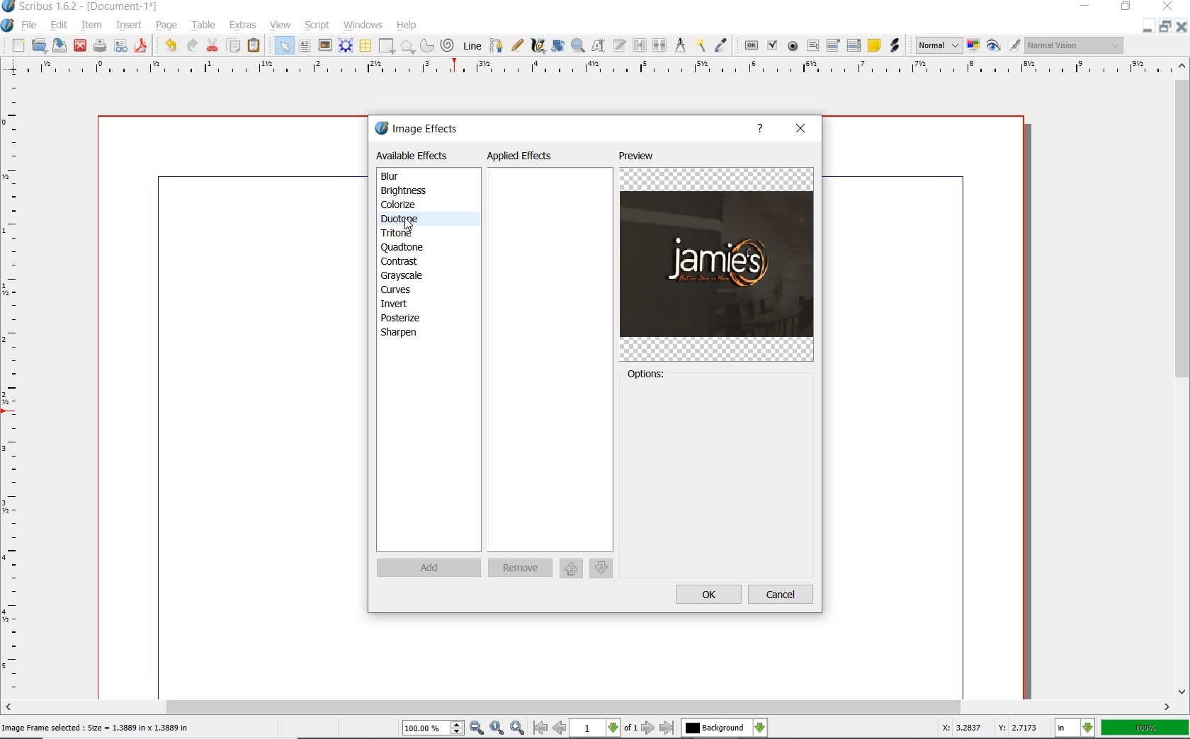 The width and height of the screenshot is (1190, 739). I want to click on zoom factor, so click(1145, 728).